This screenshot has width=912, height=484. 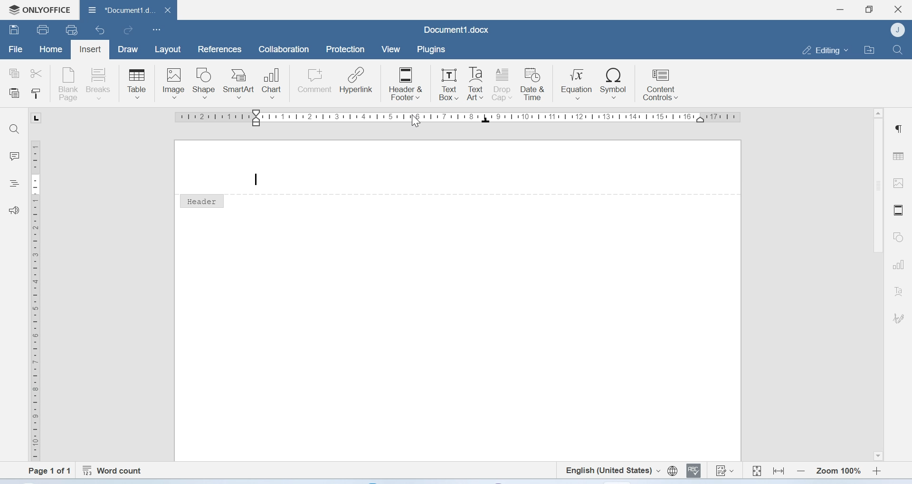 What do you see at coordinates (417, 121) in the screenshot?
I see `Cursor` at bounding box center [417, 121].